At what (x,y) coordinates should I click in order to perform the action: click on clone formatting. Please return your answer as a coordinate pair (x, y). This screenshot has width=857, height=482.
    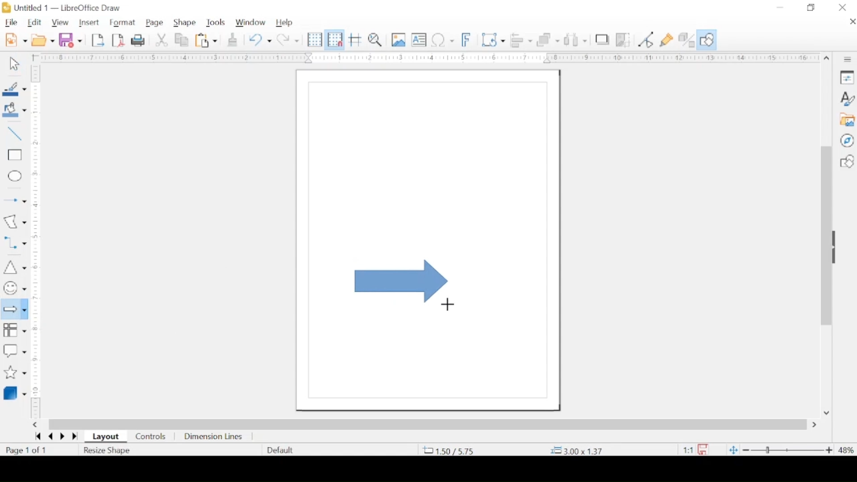
    Looking at the image, I should click on (233, 39).